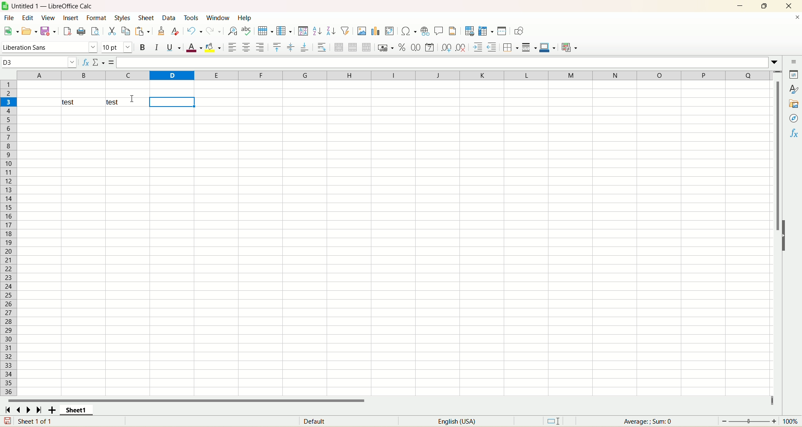  I want to click on insert, so click(71, 18).